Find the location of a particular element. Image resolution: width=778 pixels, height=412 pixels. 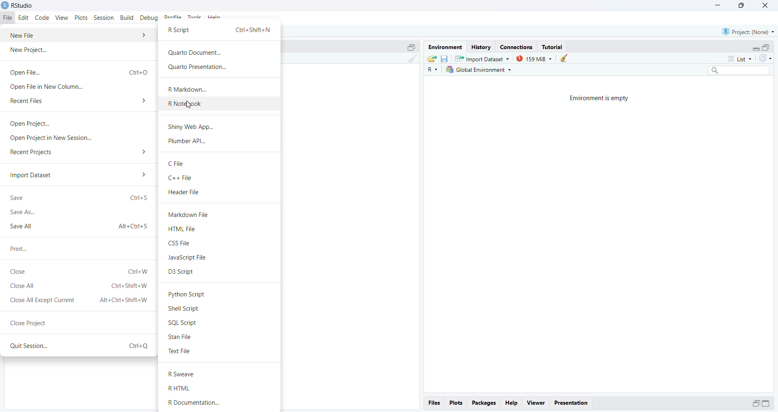

project(None) is located at coordinates (748, 32).